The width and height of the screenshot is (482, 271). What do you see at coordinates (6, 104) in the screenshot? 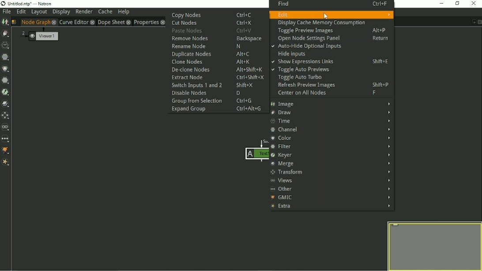
I see `Merge` at bounding box center [6, 104].